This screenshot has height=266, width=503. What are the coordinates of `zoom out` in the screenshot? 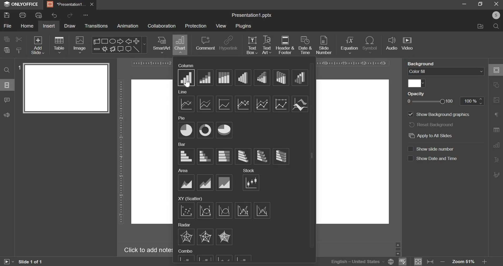 It's located at (441, 261).